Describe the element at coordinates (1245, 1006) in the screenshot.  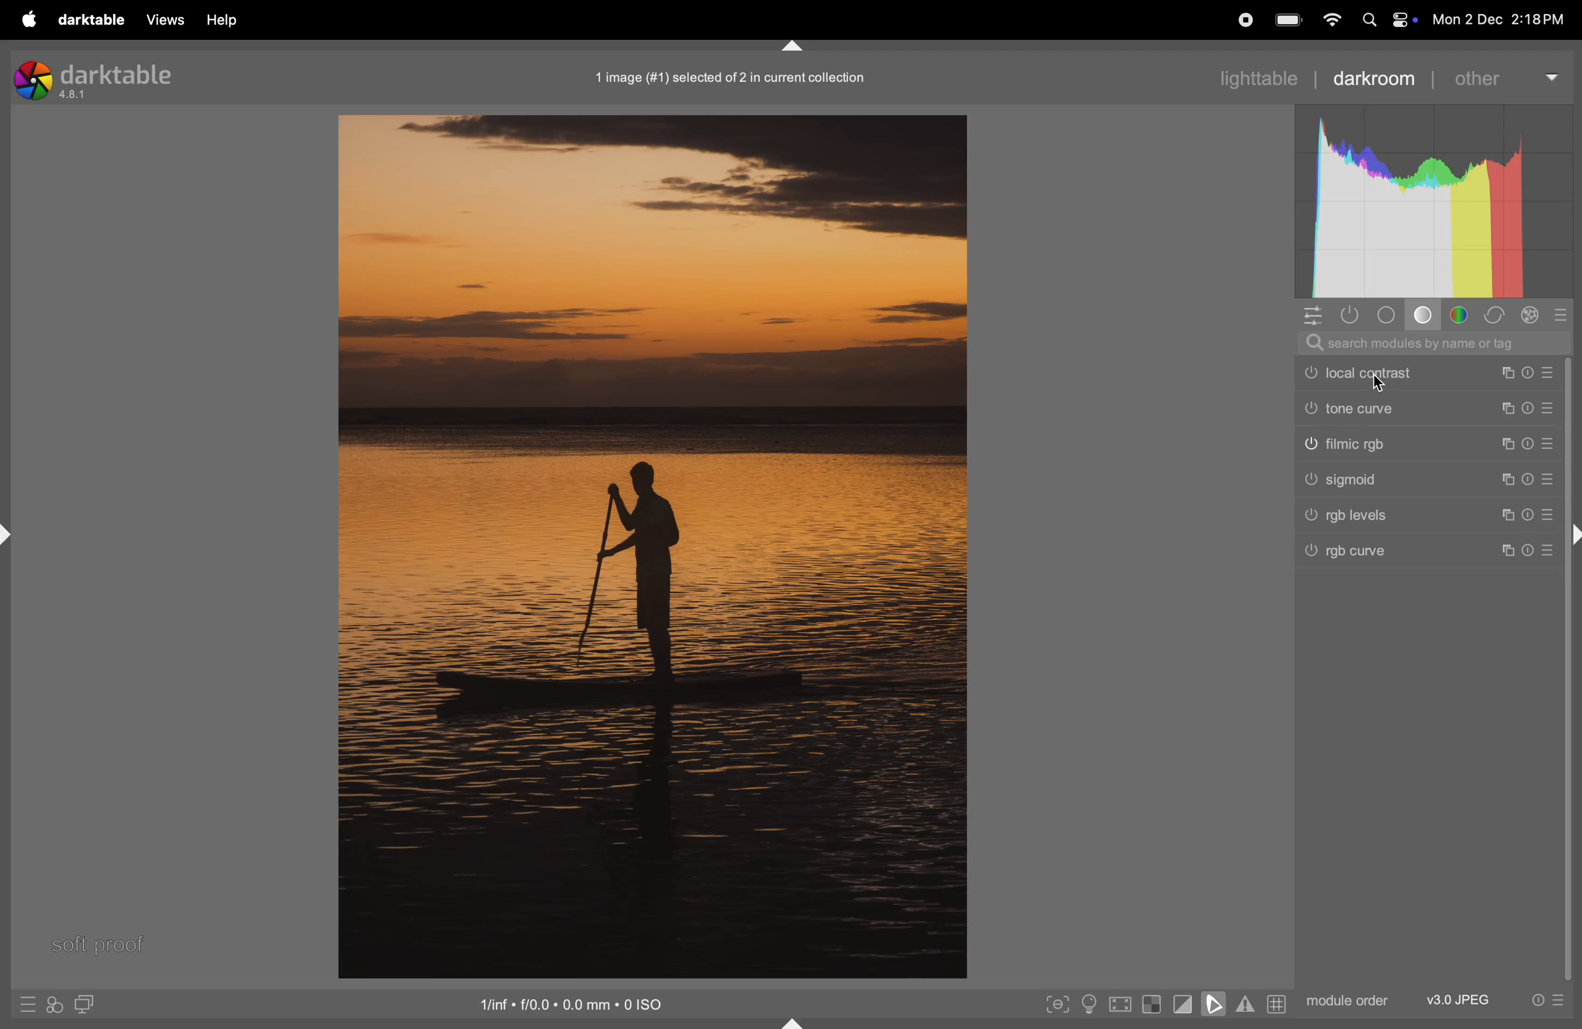
I see `toggle gamut checking` at that location.